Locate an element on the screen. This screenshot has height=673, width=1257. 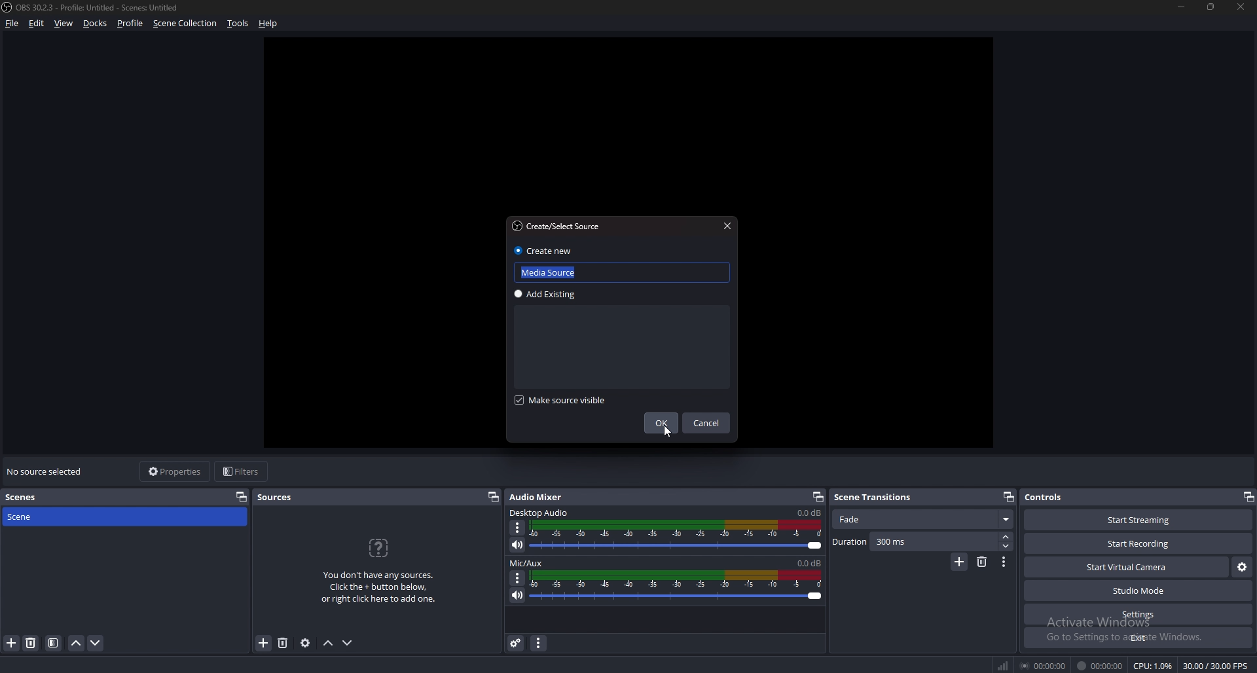
 mic Soundbar is located at coordinates (677, 586).